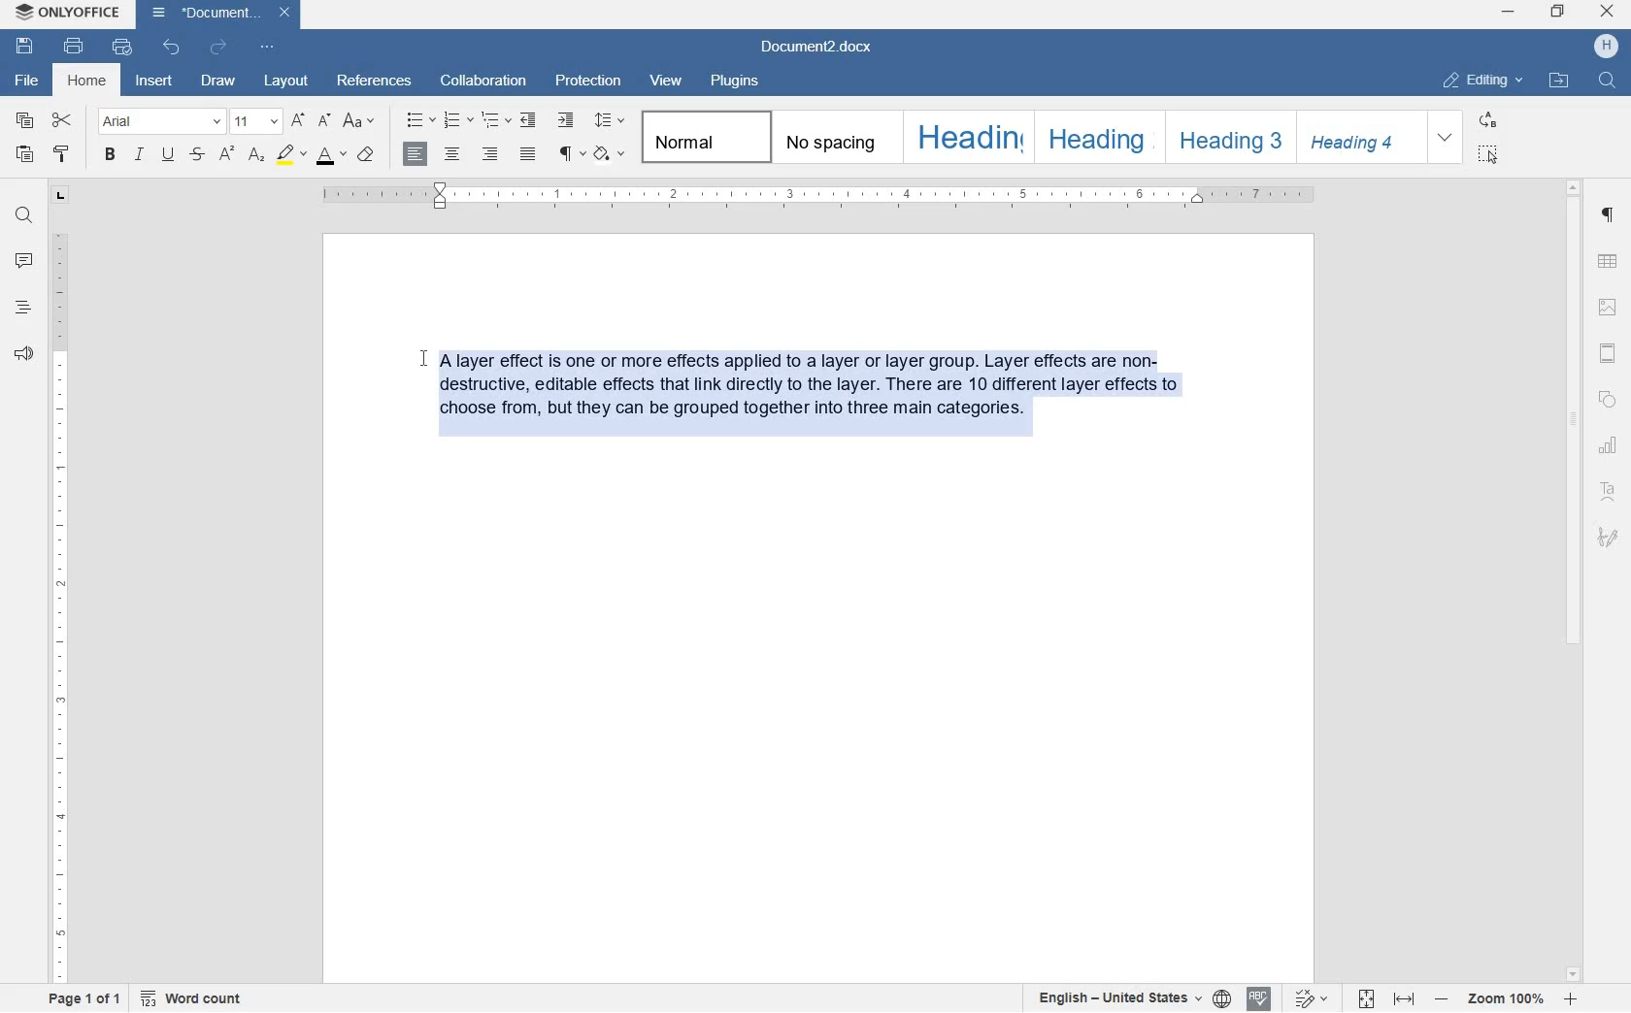 The image size is (1631, 1013). What do you see at coordinates (62, 121) in the screenshot?
I see `cut` at bounding box center [62, 121].